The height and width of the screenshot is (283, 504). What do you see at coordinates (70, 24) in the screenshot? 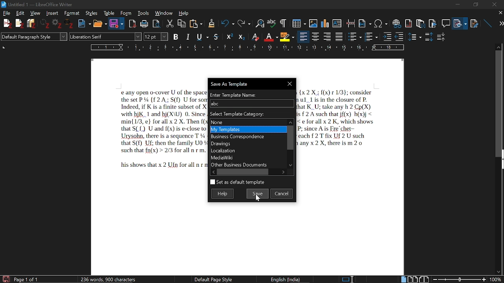
I see `` at bounding box center [70, 24].